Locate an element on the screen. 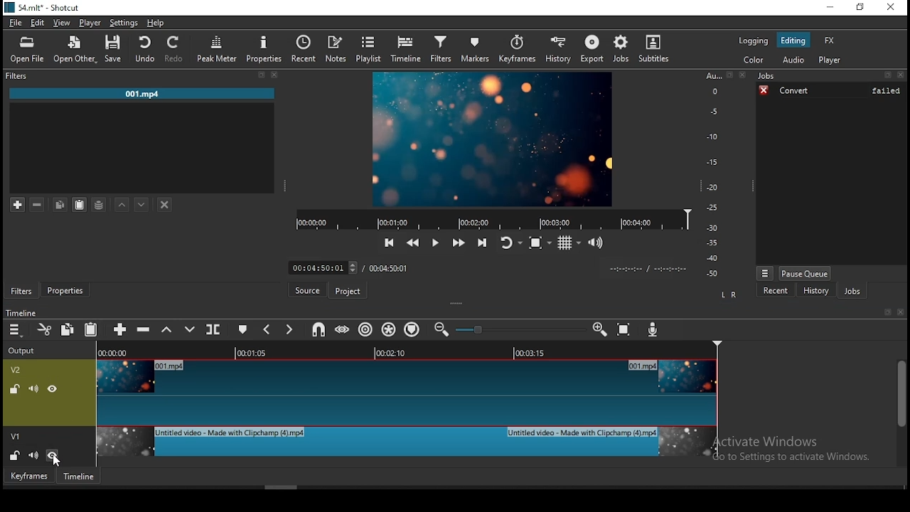 This screenshot has width=910, height=512. recent is located at coordinates (776, 291).